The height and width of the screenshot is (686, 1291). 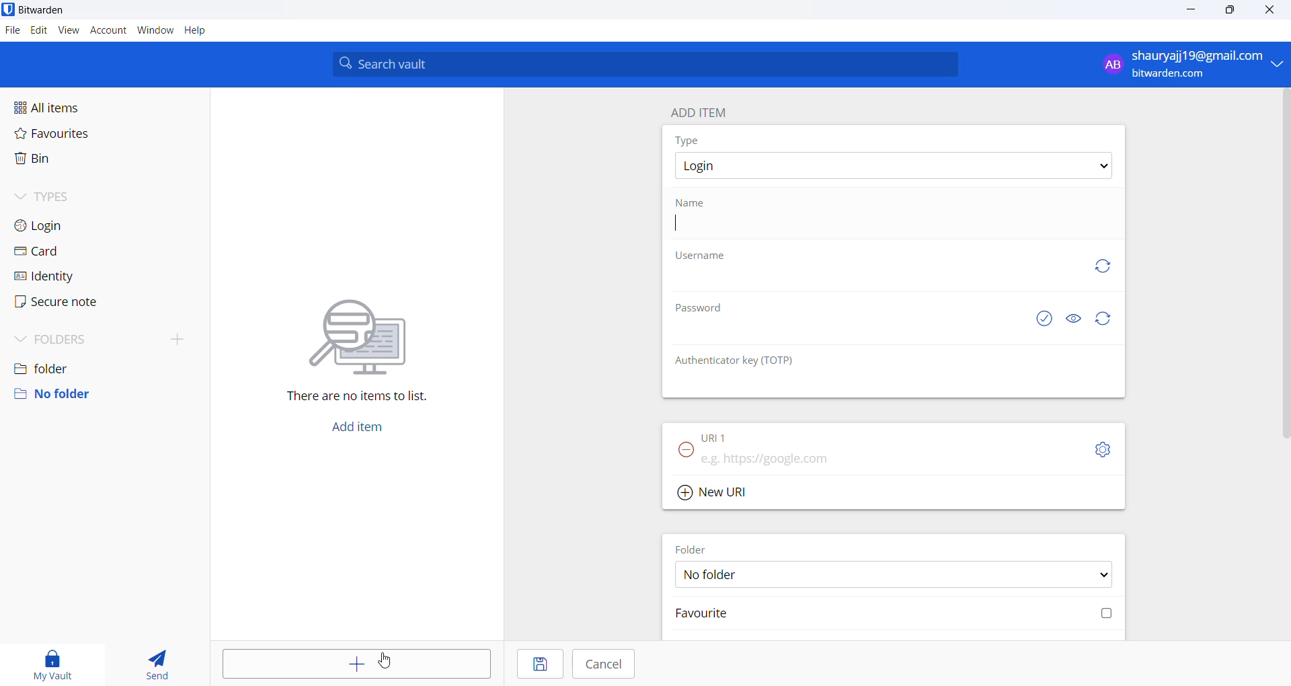 What do you see at coordinates (1232, 11) in the screenshot?
I see `maximize` at bounding box center [1232, 11].